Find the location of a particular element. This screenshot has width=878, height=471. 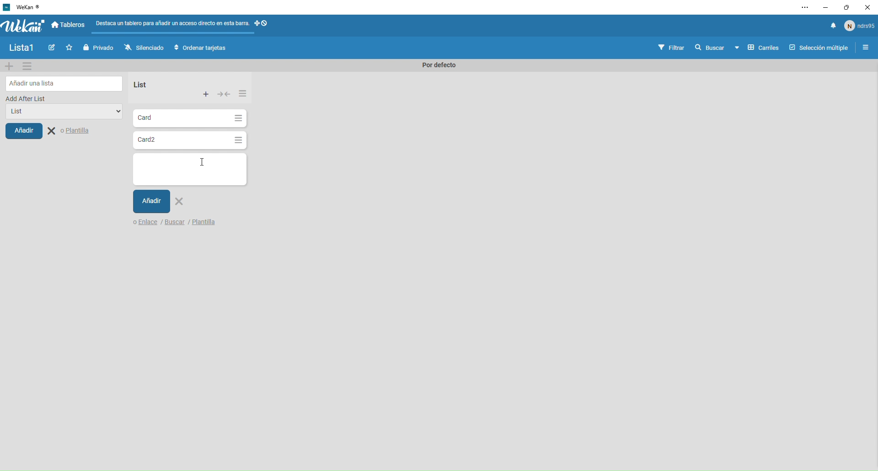

More is located at coordinates (242, 92).